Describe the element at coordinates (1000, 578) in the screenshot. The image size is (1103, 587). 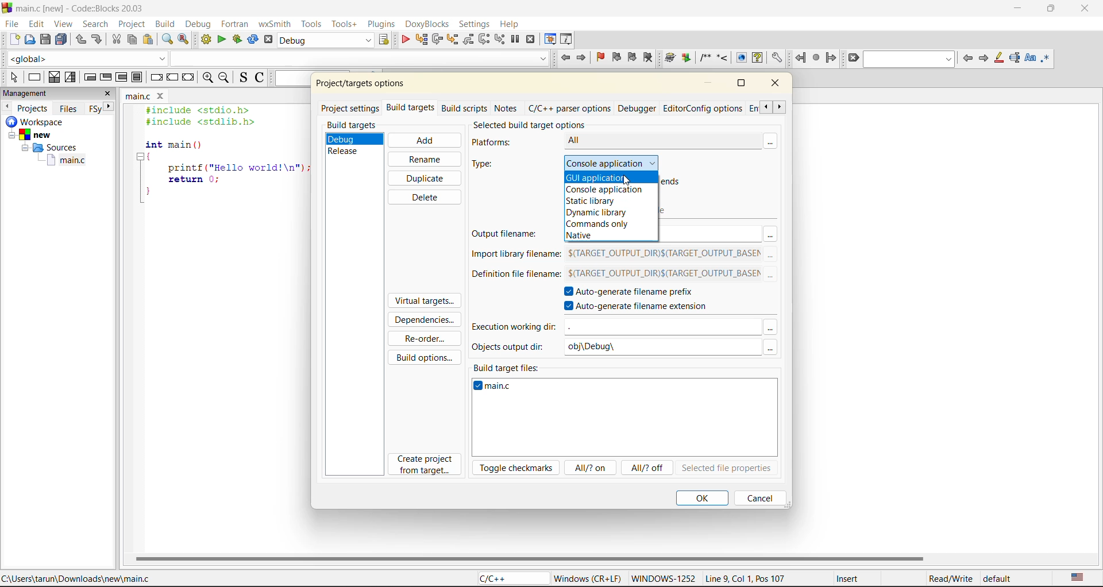
I see `default` at that location.